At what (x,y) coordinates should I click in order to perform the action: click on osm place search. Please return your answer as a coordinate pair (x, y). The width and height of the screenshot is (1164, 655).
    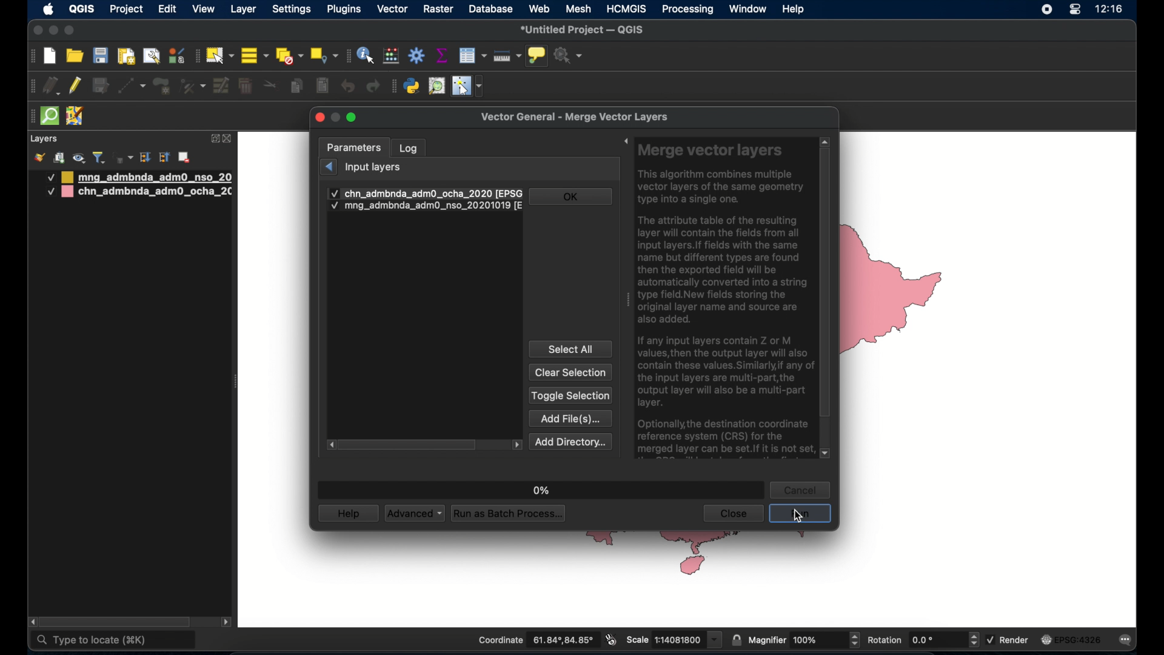
    Looking at the image, I should click on (436, 86).